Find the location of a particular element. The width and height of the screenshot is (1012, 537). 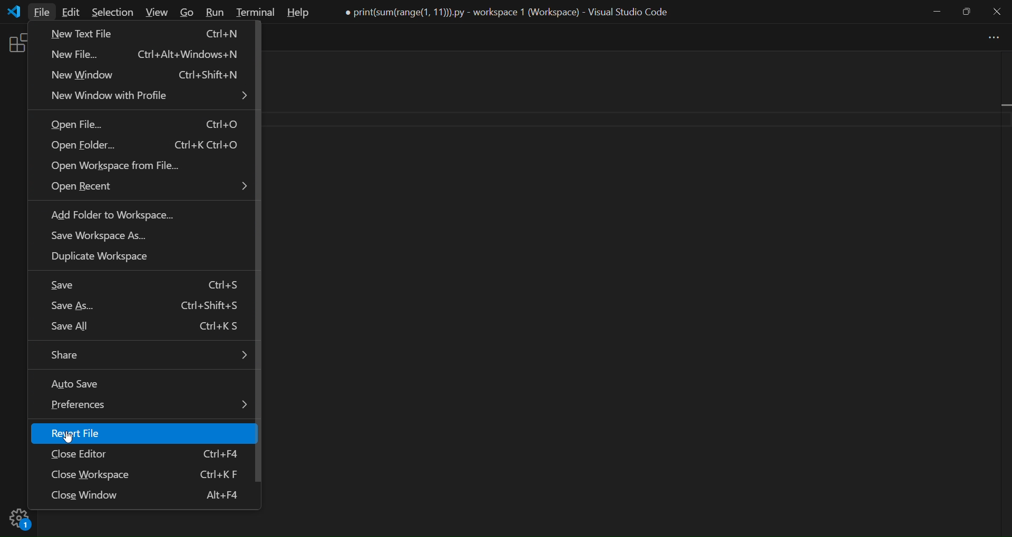

save all is located at coordinates (146, 326).